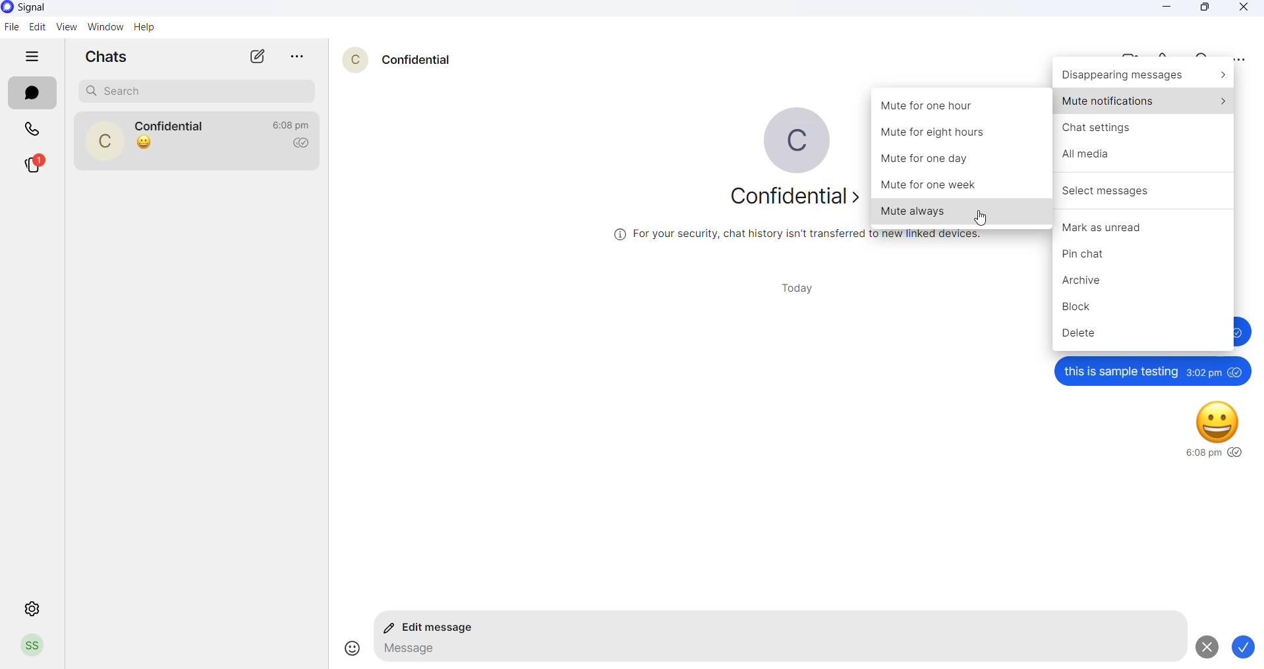 The width and height of the screenshot is (1264, 669). Describe the element at coordinates (434, 629) in the screenshot. I see `edit message` at that location.